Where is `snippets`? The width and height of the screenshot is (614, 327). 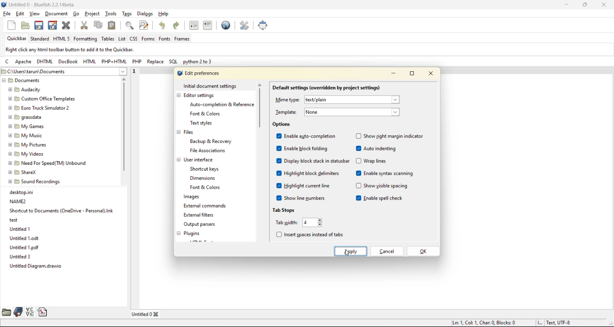
snippets is located at coordinates (43, 312).